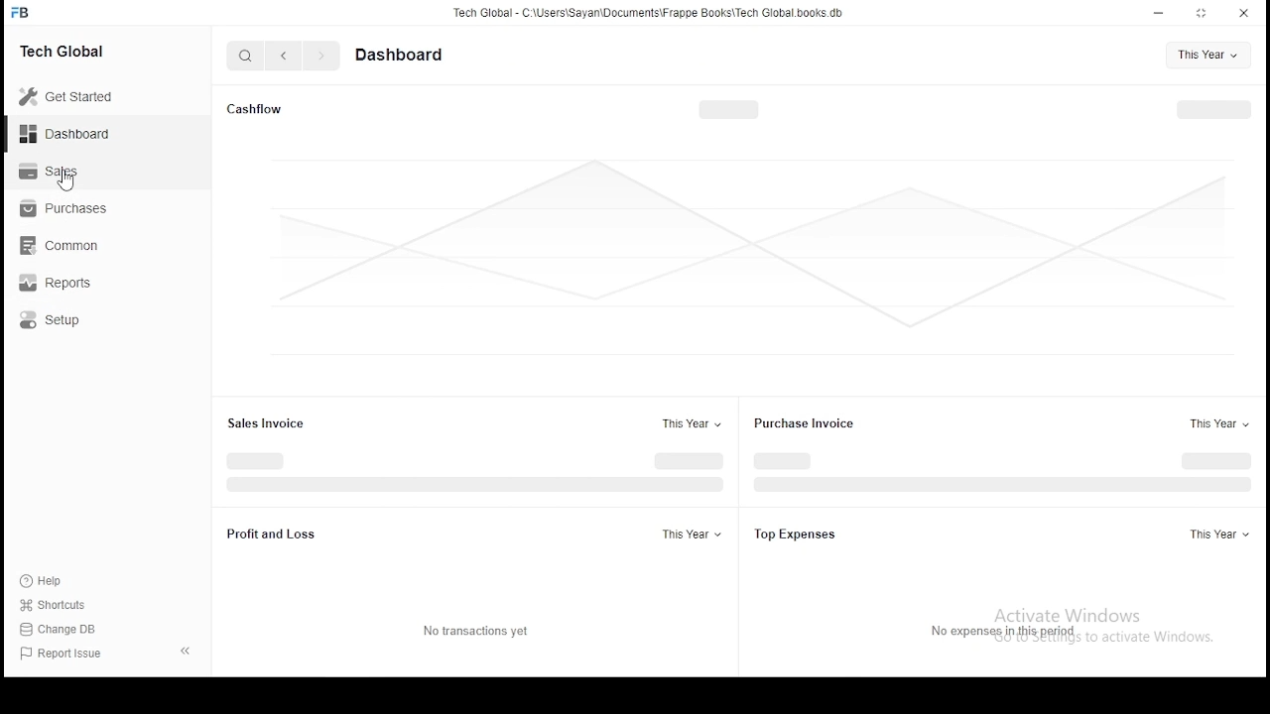 The width and height of the screenshot is (1270, 714). Describe the element at coordinates (274, 535) in the screenshot. I see `profit and loss` at that location.